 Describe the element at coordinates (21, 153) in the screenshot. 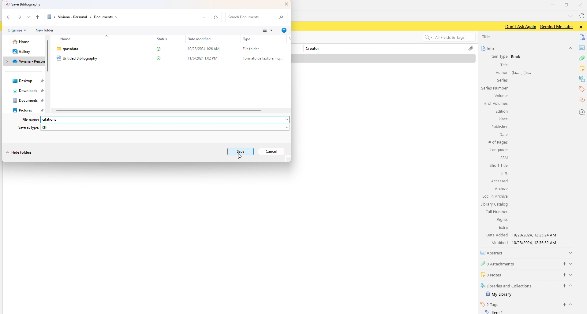

I see `Hide Folders` at that location.